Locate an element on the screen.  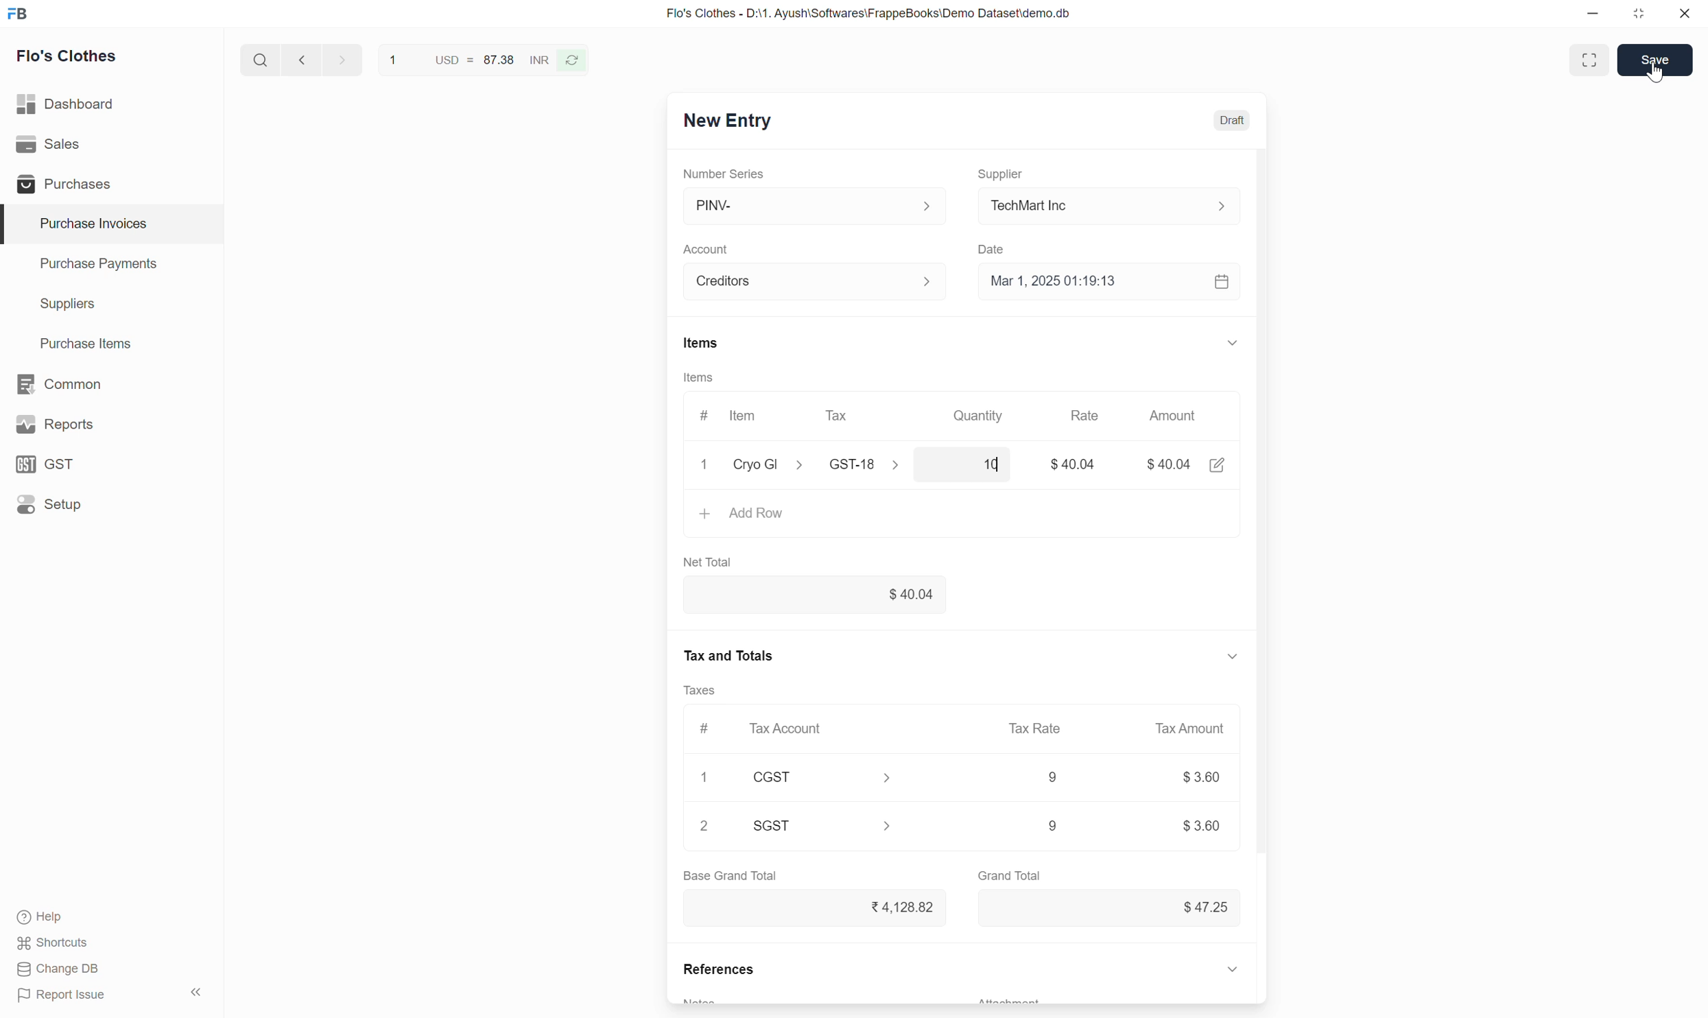
1 is located at coordinates (708, 775).